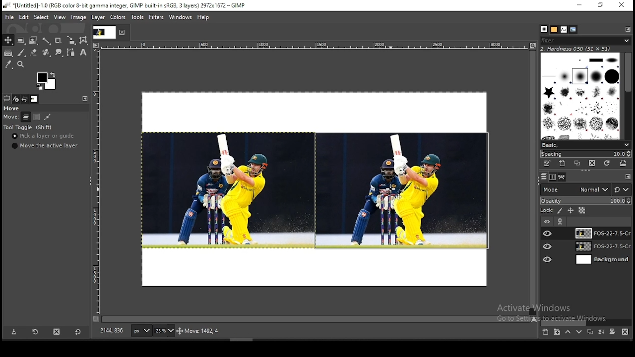 The height and width of the screenshot is (357, 635). Describe the element at coordinates (42, 18) in the screenshot. I see `select` at that location.